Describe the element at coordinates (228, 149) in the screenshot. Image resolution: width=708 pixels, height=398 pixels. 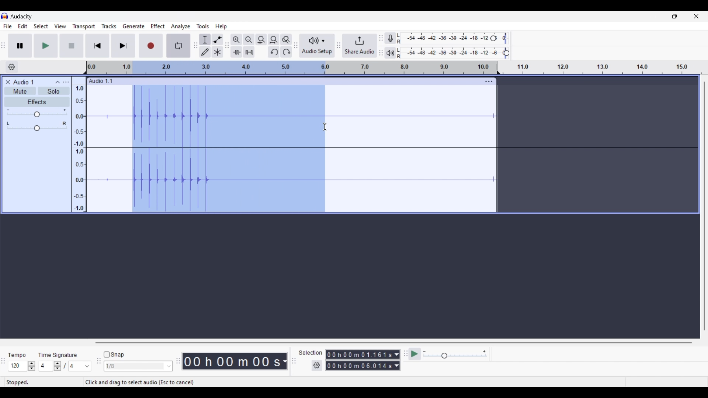
I see `Portion of recorded audio track selected` at that location.